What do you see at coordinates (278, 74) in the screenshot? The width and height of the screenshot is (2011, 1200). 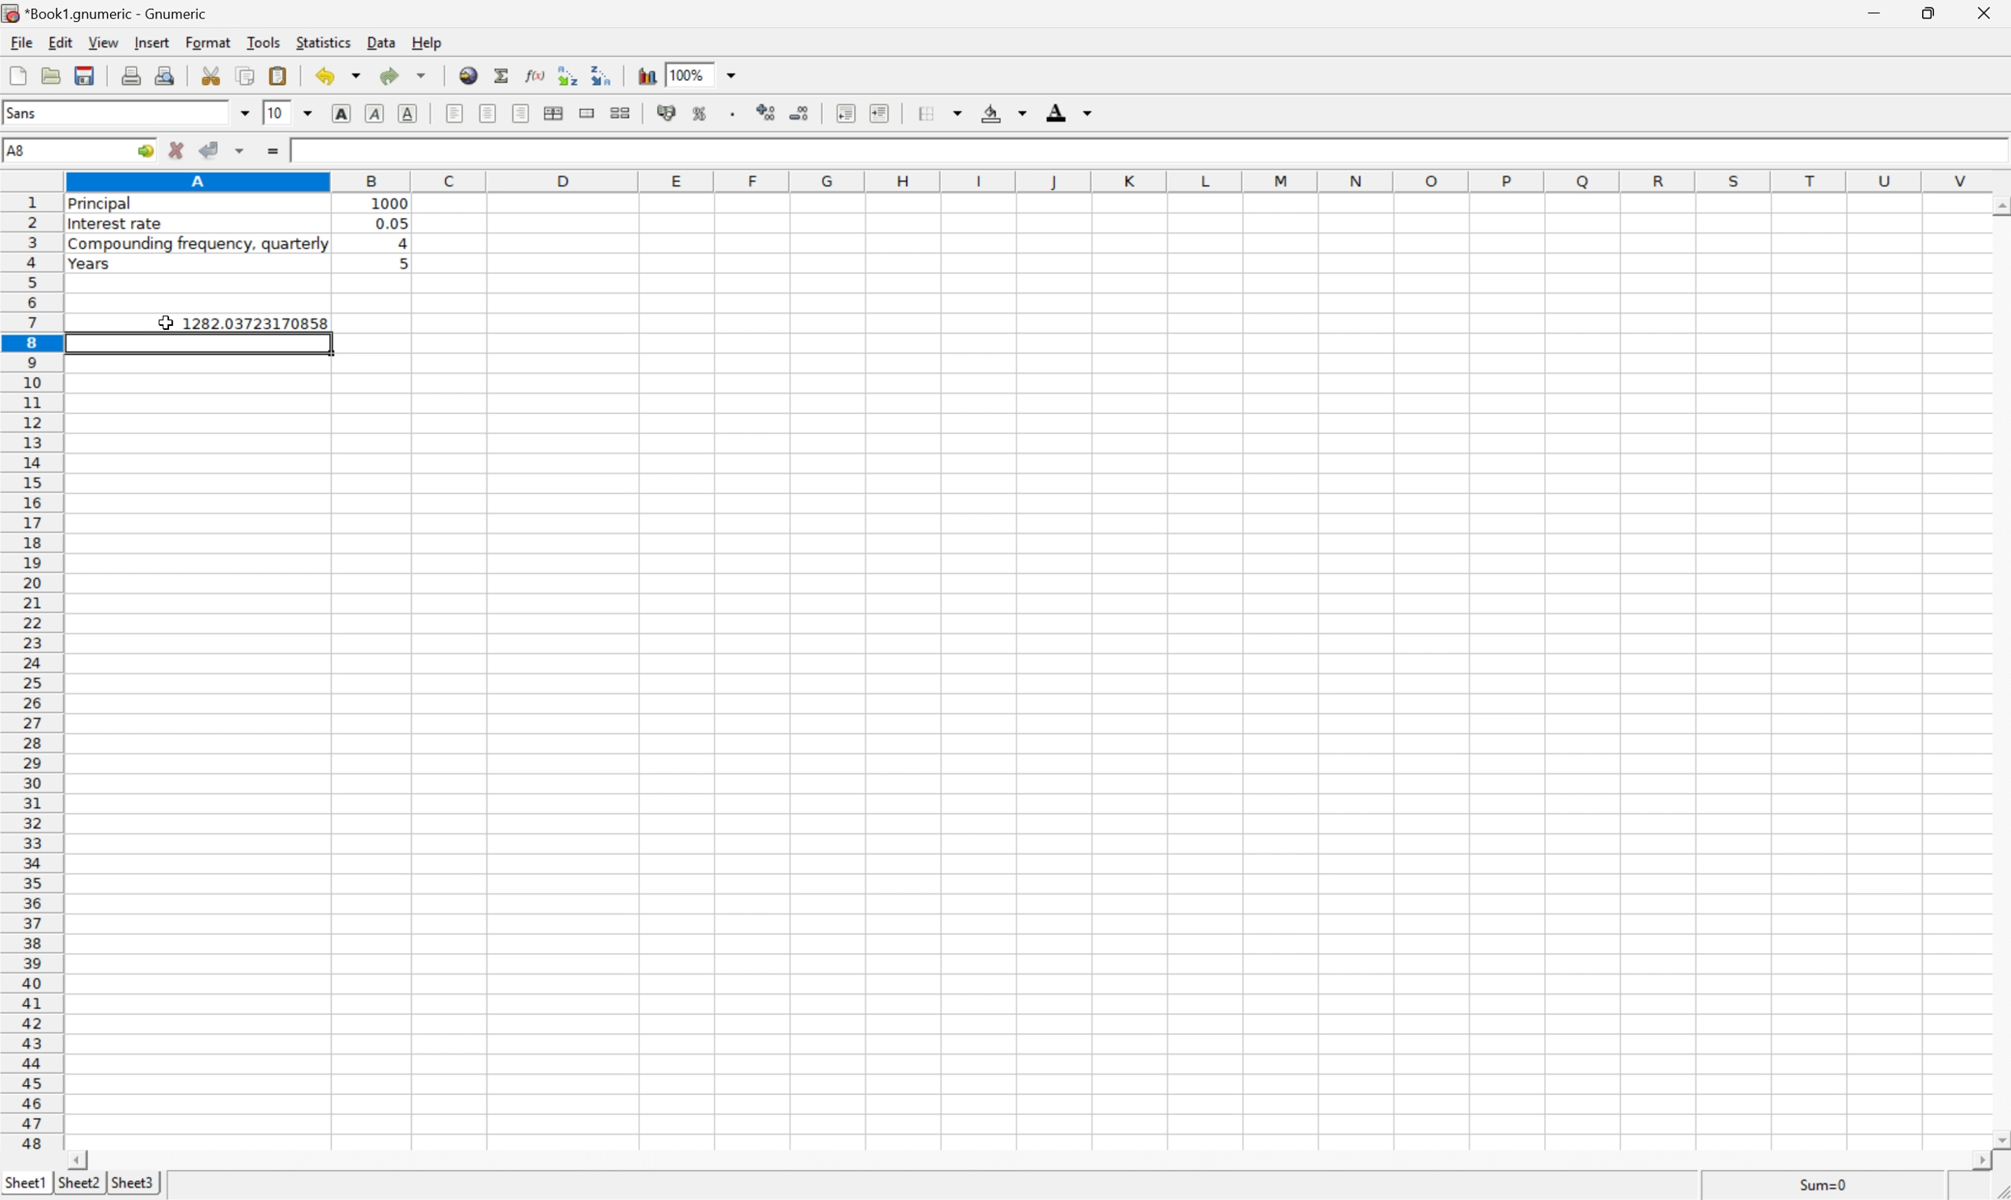 I see `paste` at bounding box center [278, 74].